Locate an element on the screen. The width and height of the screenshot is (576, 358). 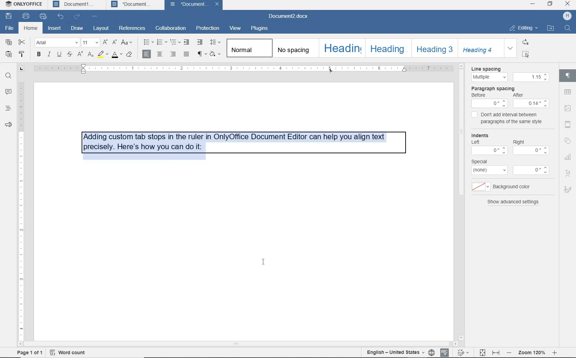
align center is located at coordinates (160, 54).